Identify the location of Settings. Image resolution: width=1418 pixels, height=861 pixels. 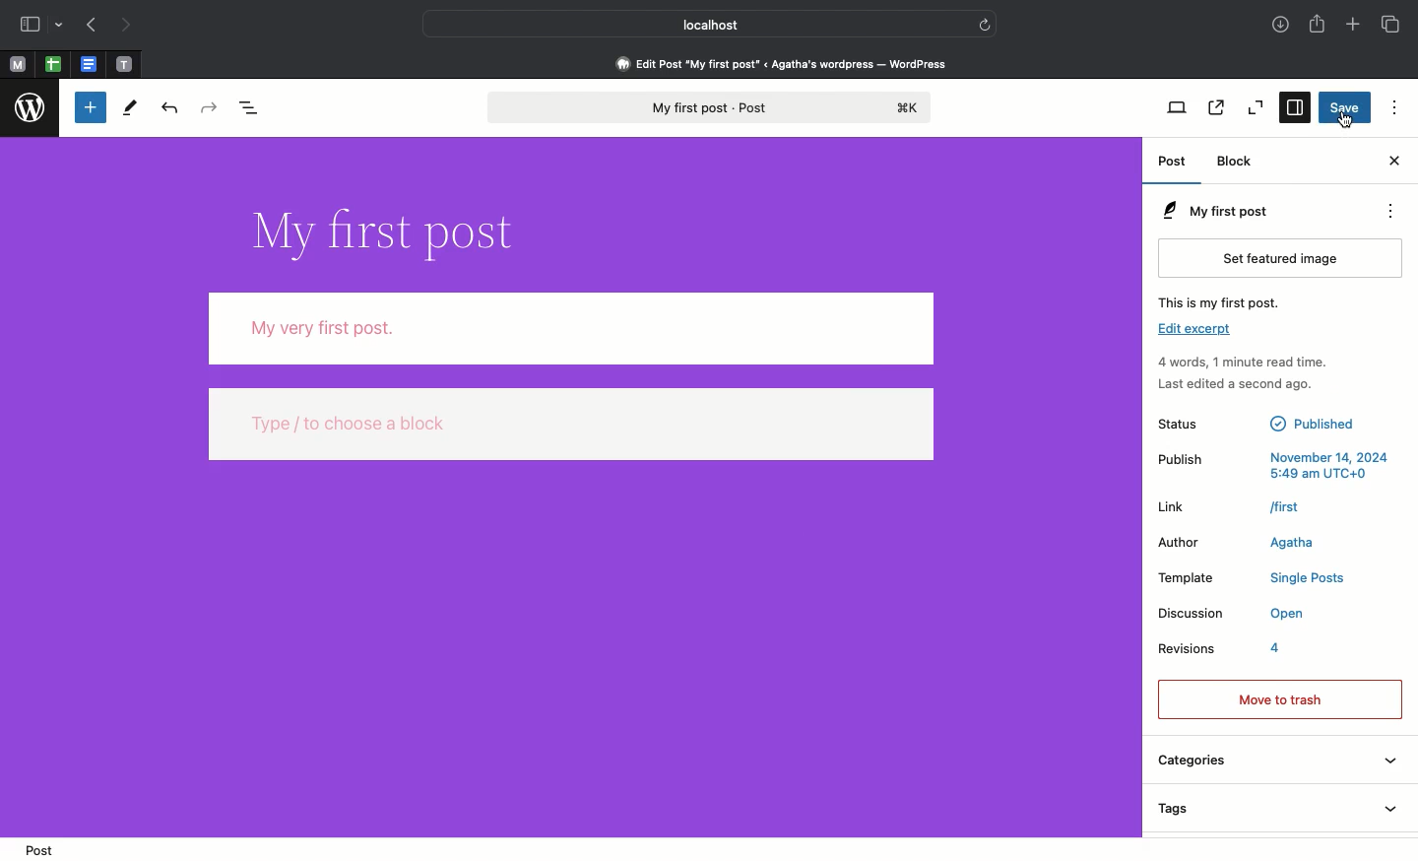
(1297, 108).